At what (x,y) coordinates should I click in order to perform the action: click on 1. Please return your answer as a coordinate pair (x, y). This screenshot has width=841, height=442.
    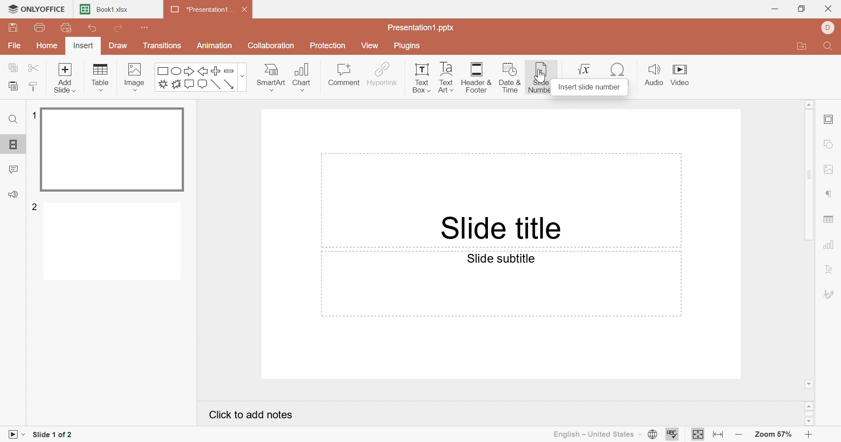
    Looking at the image, I should click on (32, 115).